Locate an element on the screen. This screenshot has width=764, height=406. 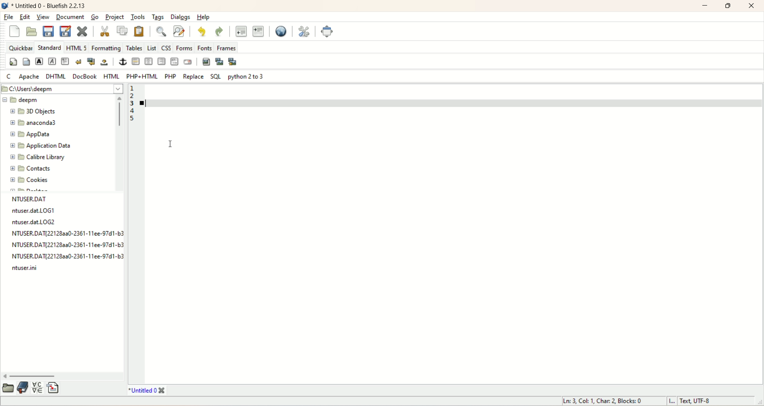
PHP+HTML is located at coordinates (143, 76).